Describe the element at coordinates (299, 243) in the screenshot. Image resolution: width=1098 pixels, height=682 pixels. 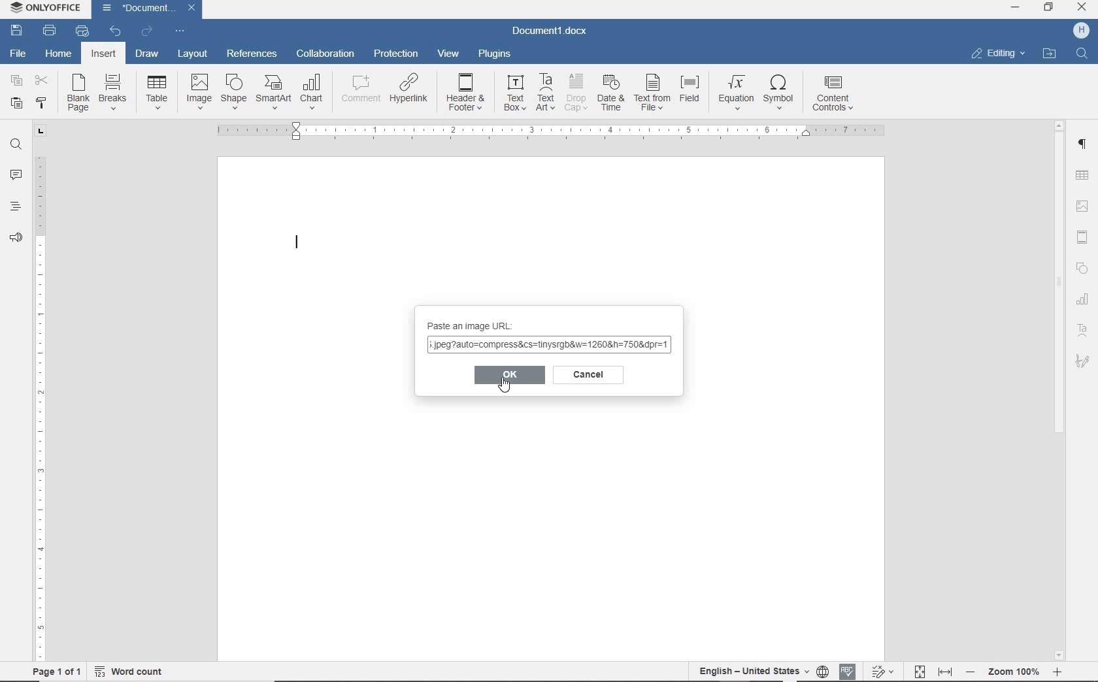
I see `Text Cursor` at that location.